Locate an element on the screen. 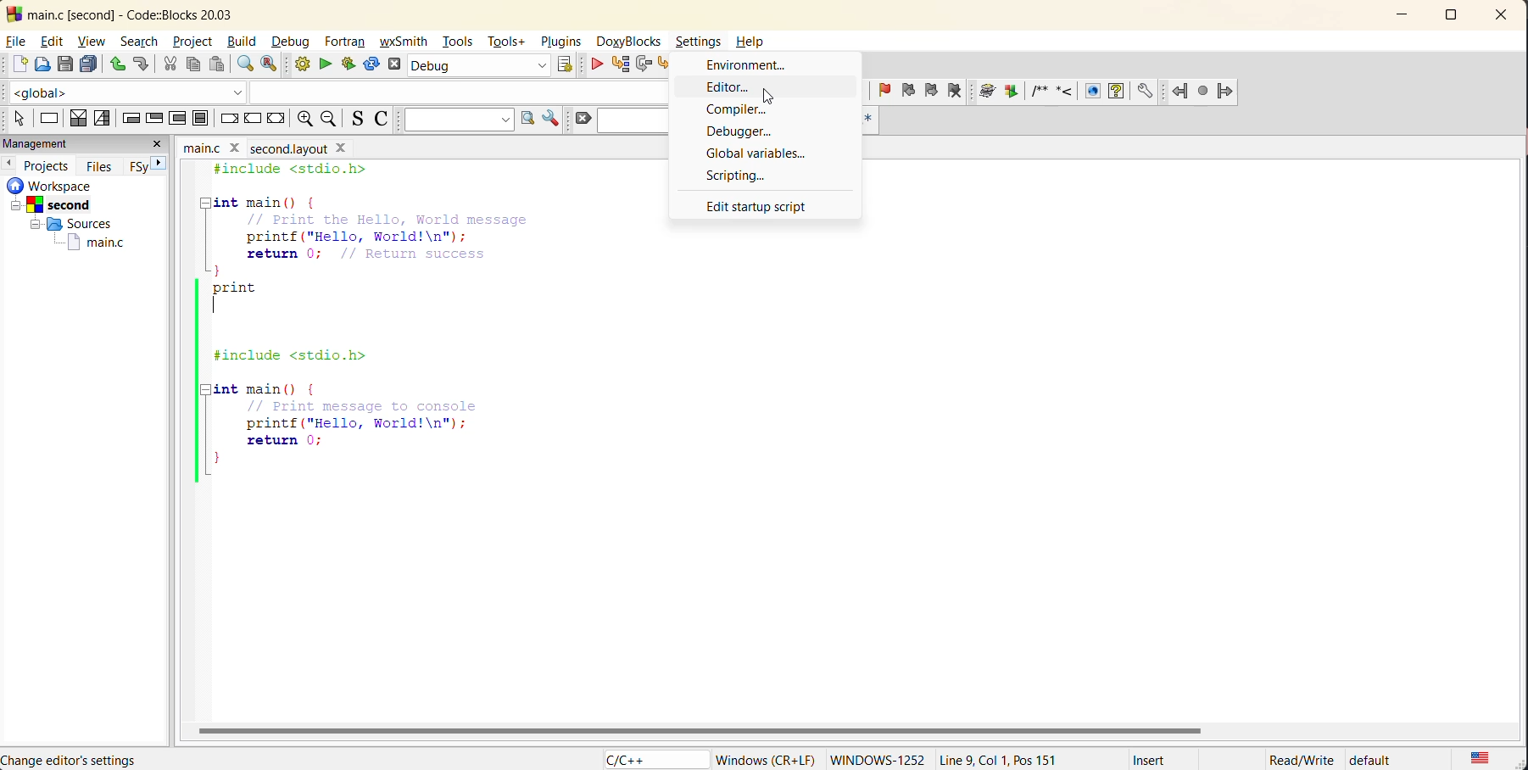 The width and height of the screenshot is (1528, 770). wxsmith is located at coordinates (405, 43).